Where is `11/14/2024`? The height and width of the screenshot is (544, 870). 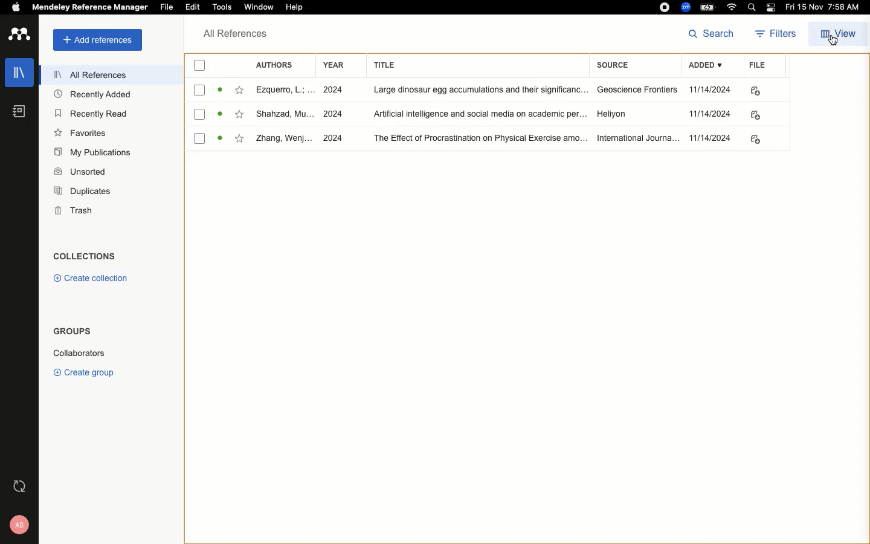 11/14/2024 is located at coordinates (712, 138).